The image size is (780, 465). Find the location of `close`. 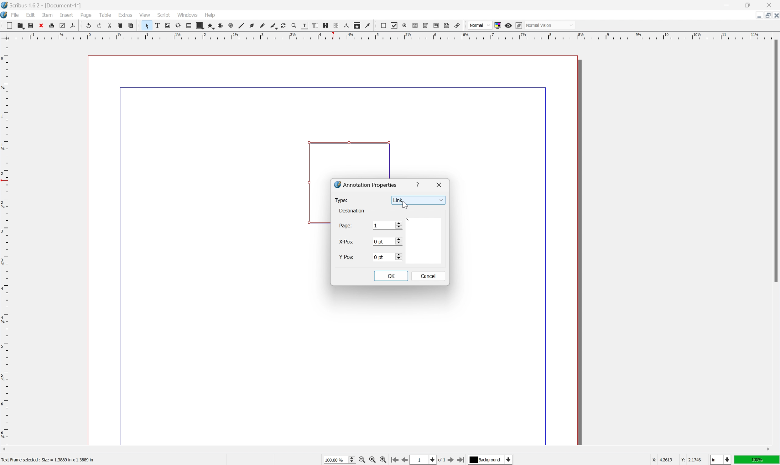

close is located at coordinates (440, 184).